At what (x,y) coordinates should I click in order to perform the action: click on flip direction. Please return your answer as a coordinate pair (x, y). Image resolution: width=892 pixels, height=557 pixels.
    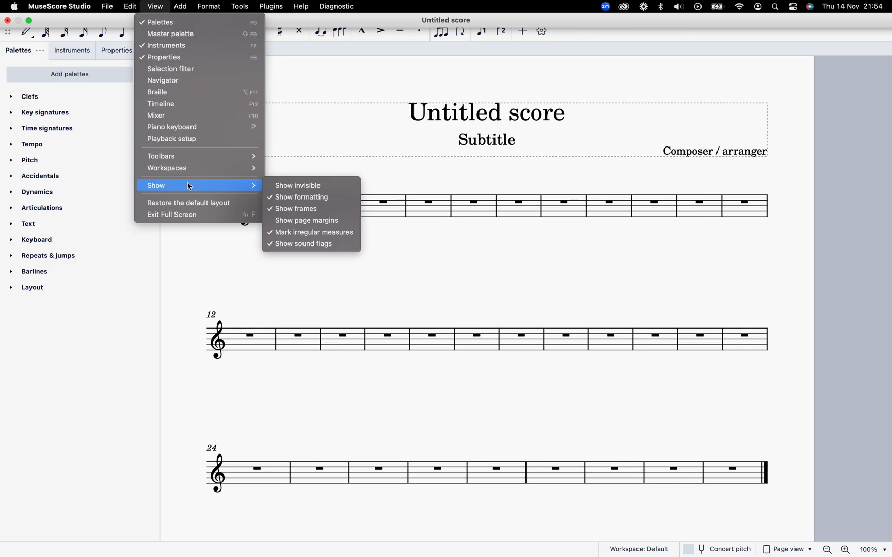
    Looking at the image, I should click on (458, 34).